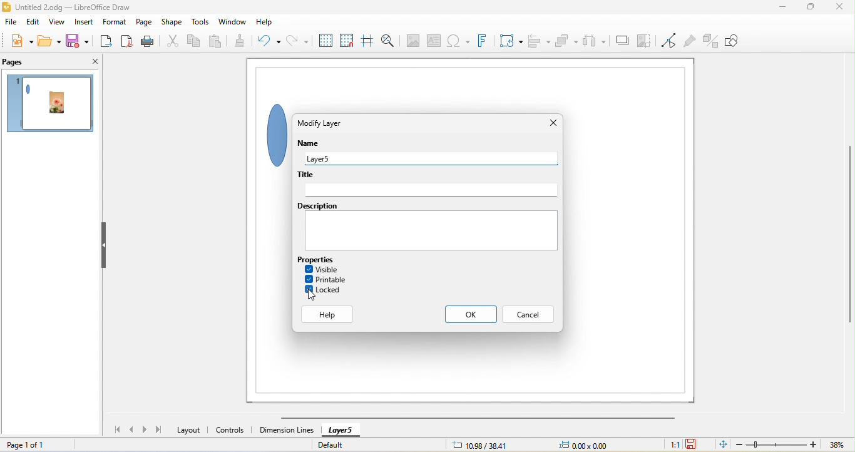 The width and height of the screenshot is (855, 452). I want to click on image, so click(411, 41).